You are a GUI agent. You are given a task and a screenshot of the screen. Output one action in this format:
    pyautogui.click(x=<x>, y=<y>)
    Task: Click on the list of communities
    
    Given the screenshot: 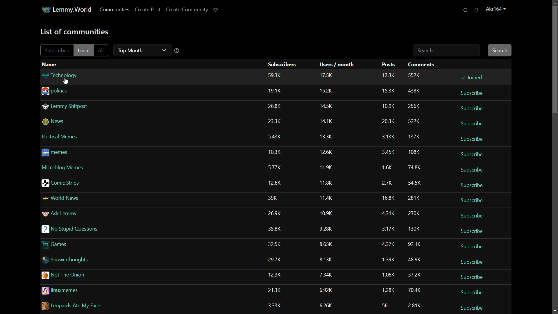 What is the action you would take?
    pyautogui.click(x=74, y=32)
    